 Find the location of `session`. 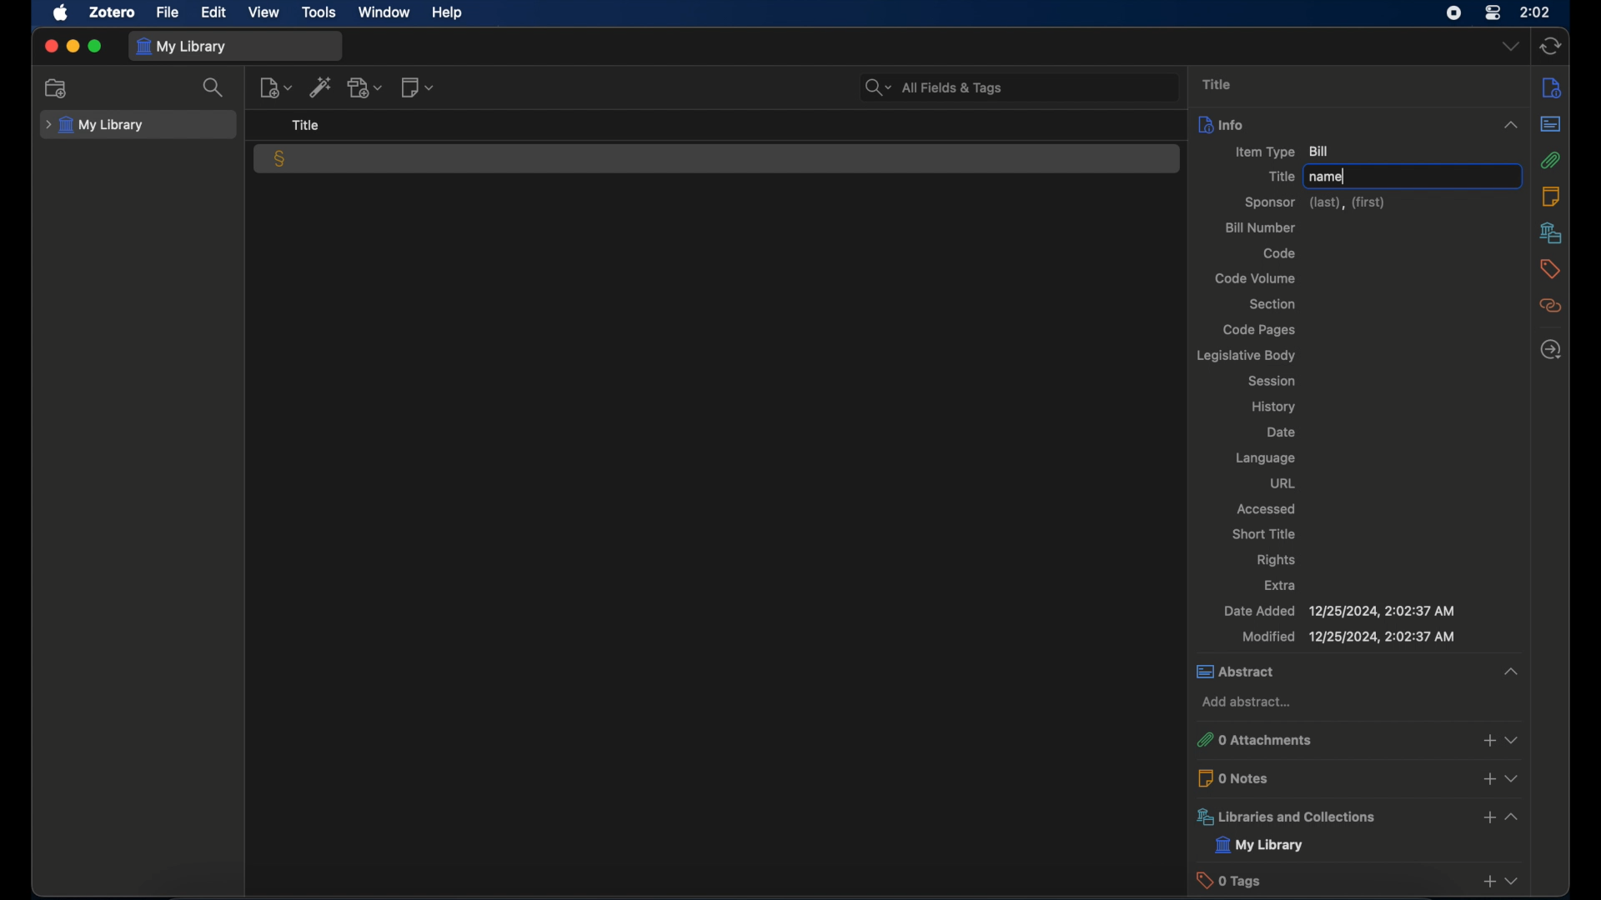

session is located at coordinates (1272, 382).